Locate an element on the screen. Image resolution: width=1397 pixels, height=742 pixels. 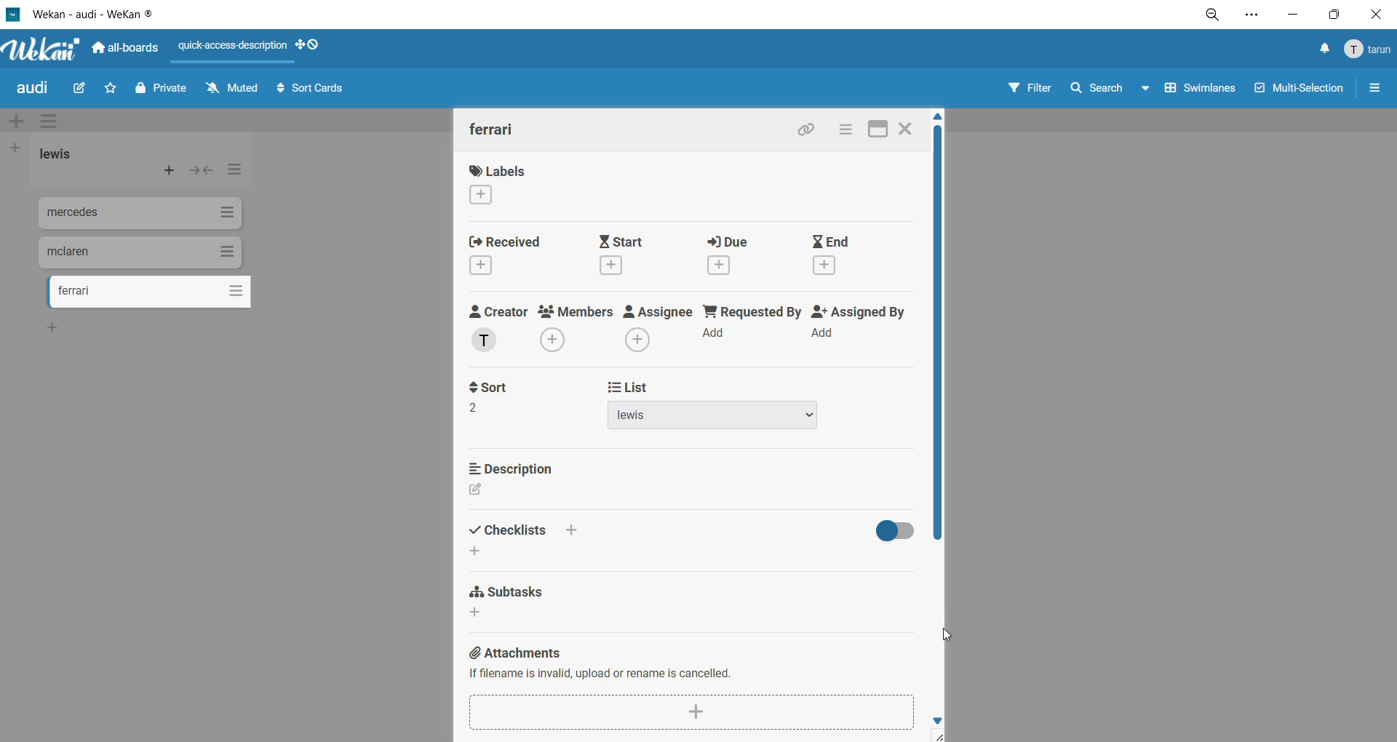
maximize is located at coordinates (877, 130).